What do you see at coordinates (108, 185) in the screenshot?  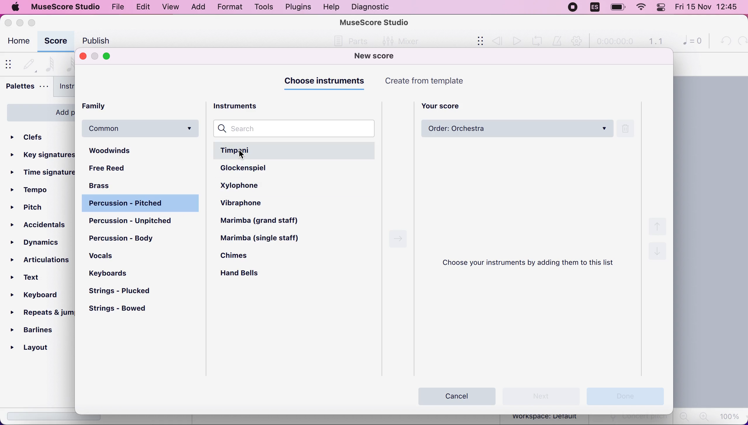 I see `brass` at bounding box center [108, 185].